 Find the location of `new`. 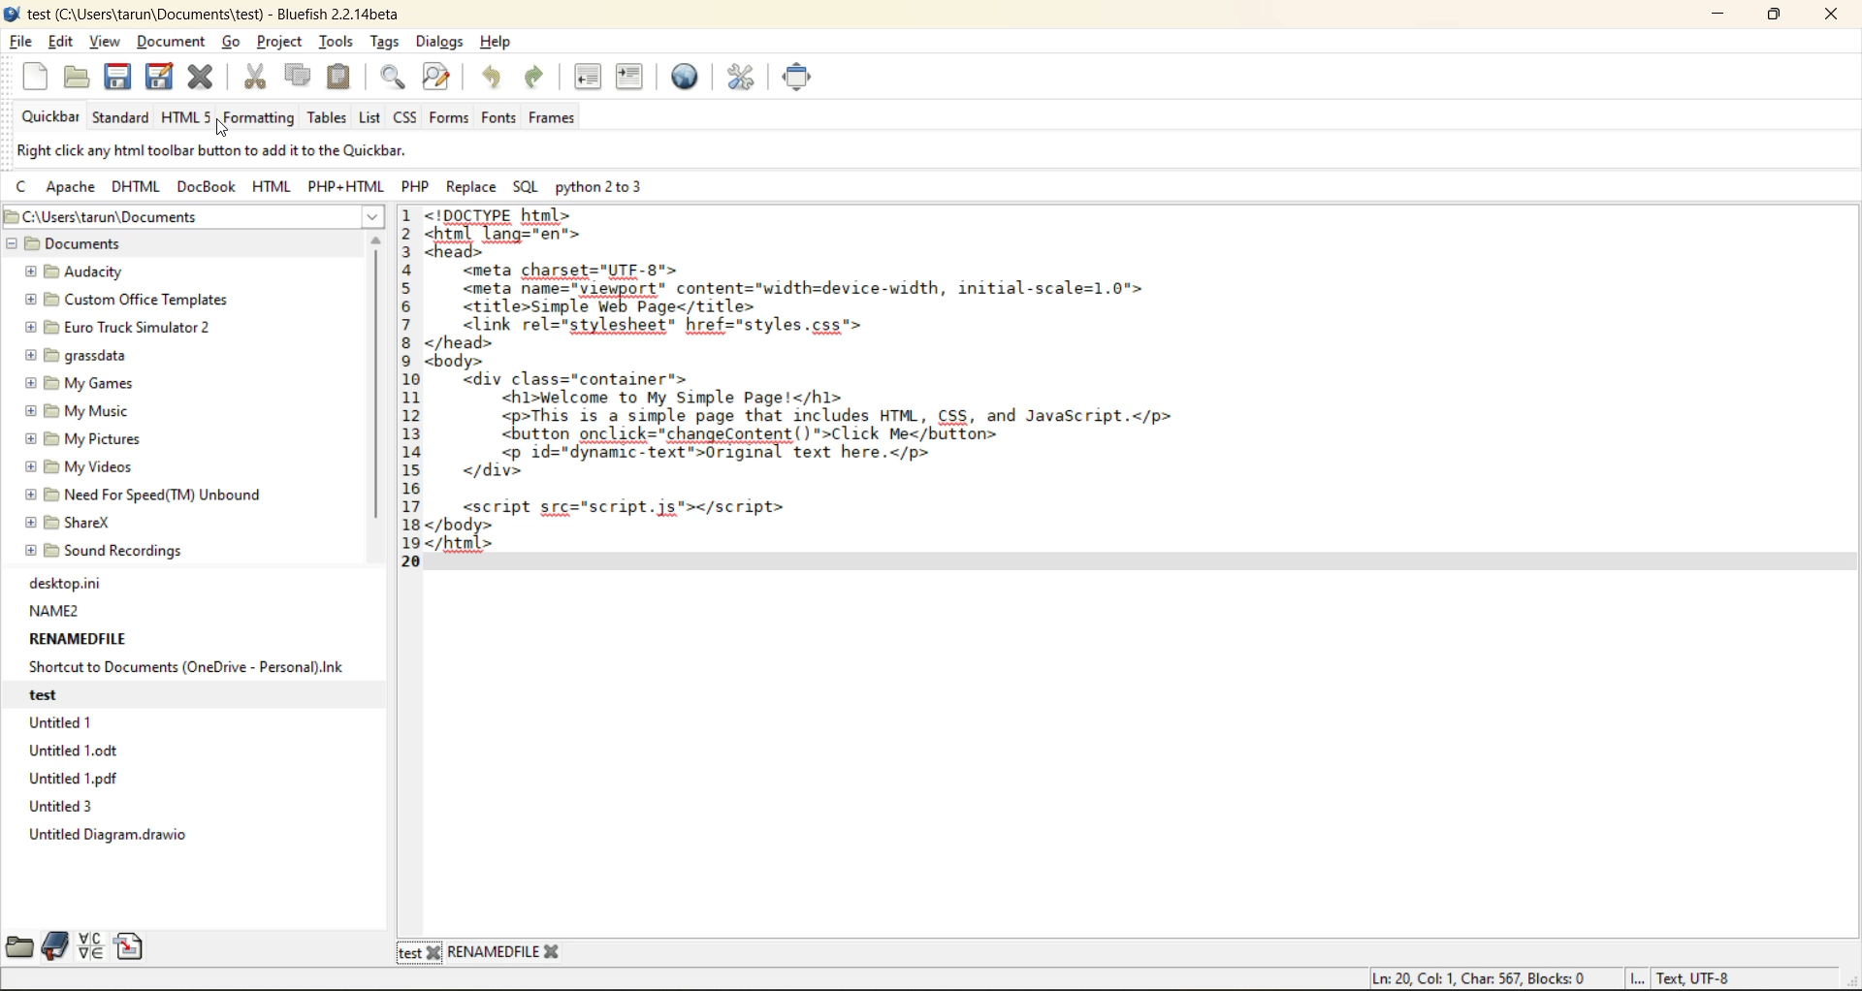

new is located at coordinates (40, 77).